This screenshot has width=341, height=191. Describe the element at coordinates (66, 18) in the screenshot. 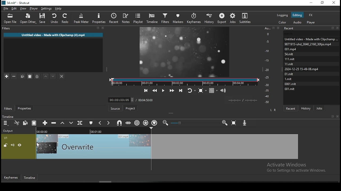

I see `redo` at that location.